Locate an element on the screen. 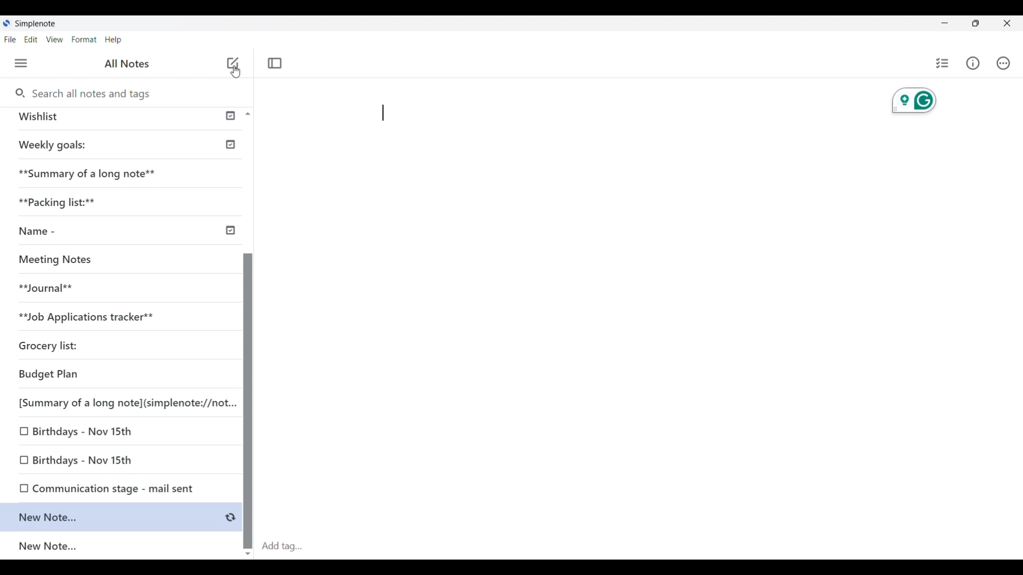 The height and width of the screenshot is (575, 1023). Toggle focus mode is located at coordinates (275, 63).